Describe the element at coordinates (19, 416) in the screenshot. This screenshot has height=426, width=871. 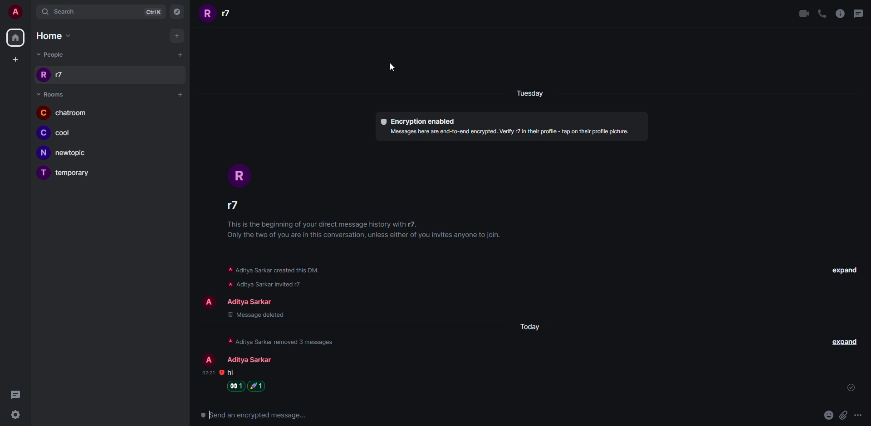
I see `Settings` at that location.